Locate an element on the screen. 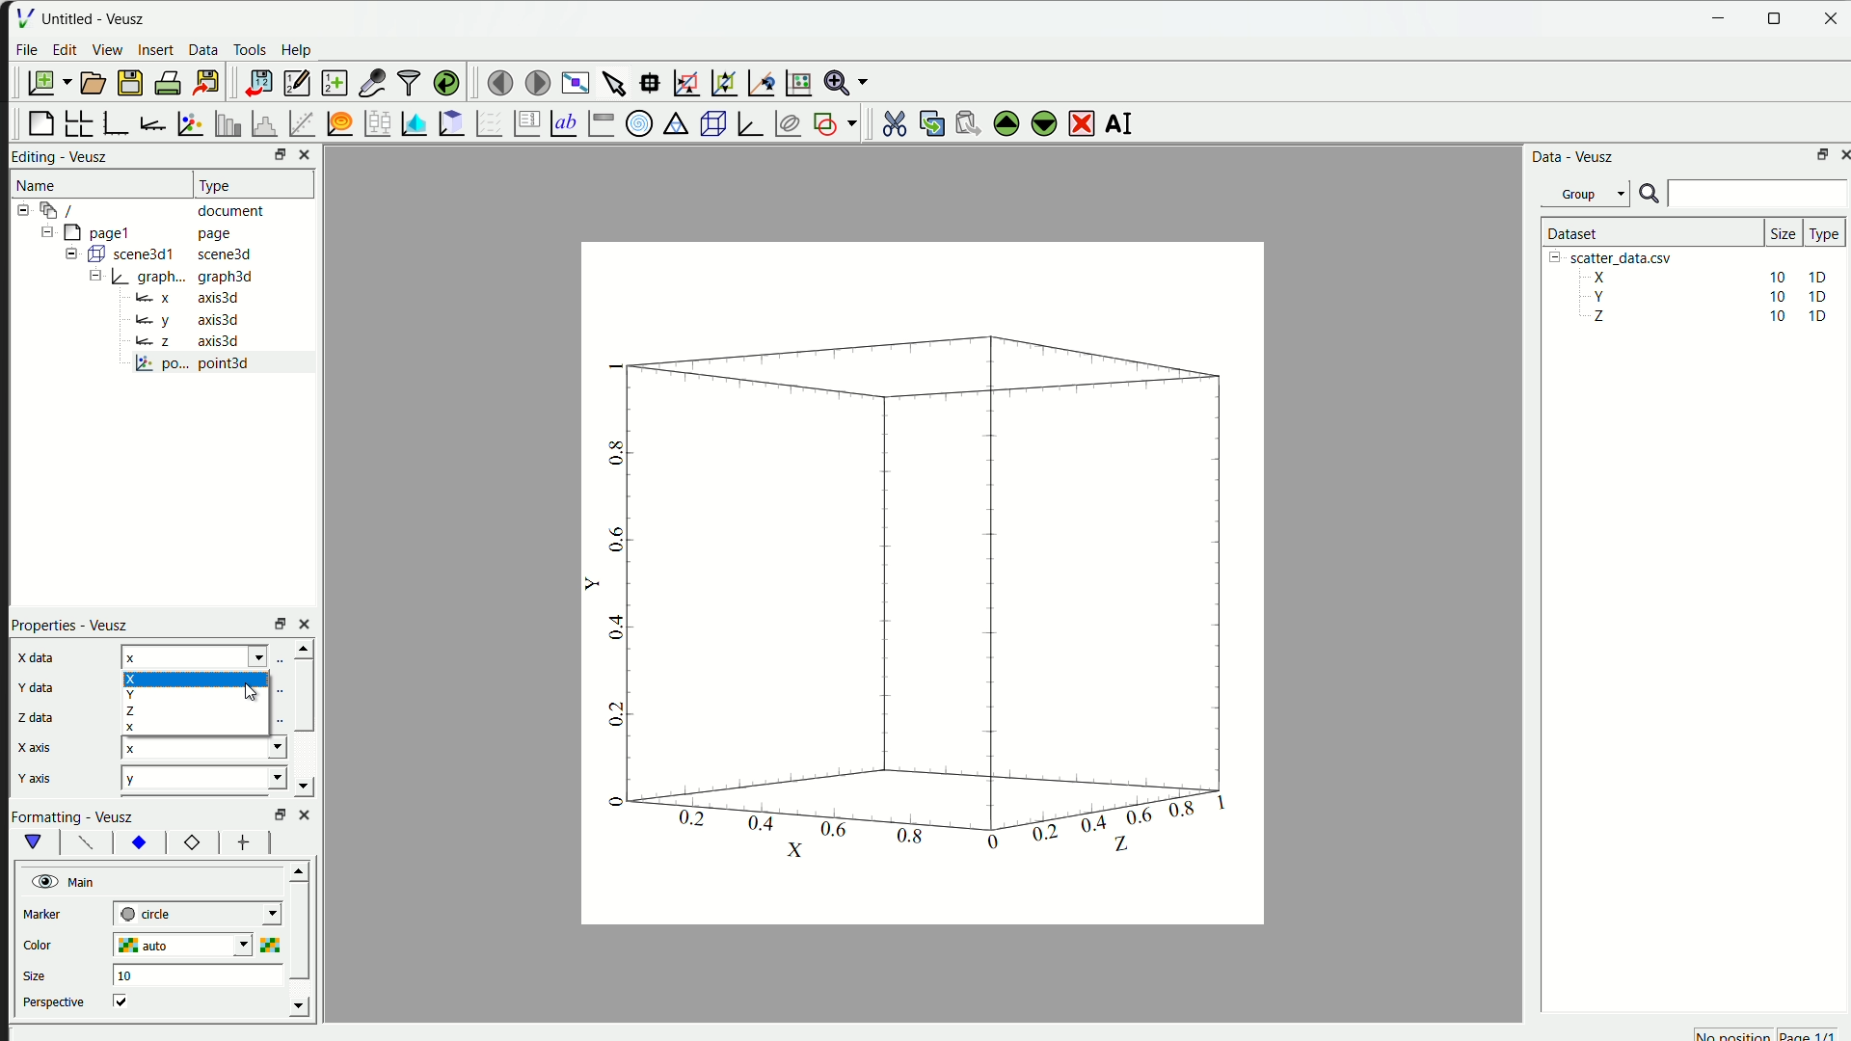 The image size is (1851, 1041). | Dataset is located at coordinates (1573, 227).